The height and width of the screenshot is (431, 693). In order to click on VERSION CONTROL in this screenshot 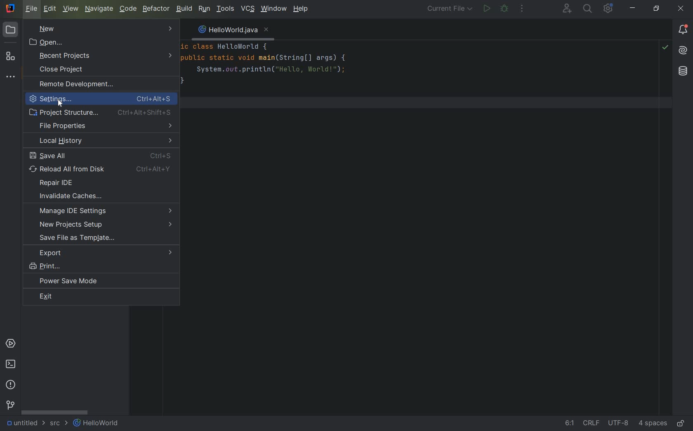, I will do `click(10, 405)`.